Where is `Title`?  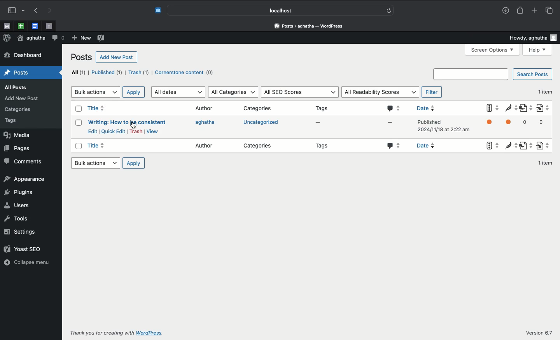
Title is located at coordinates (97, 146).